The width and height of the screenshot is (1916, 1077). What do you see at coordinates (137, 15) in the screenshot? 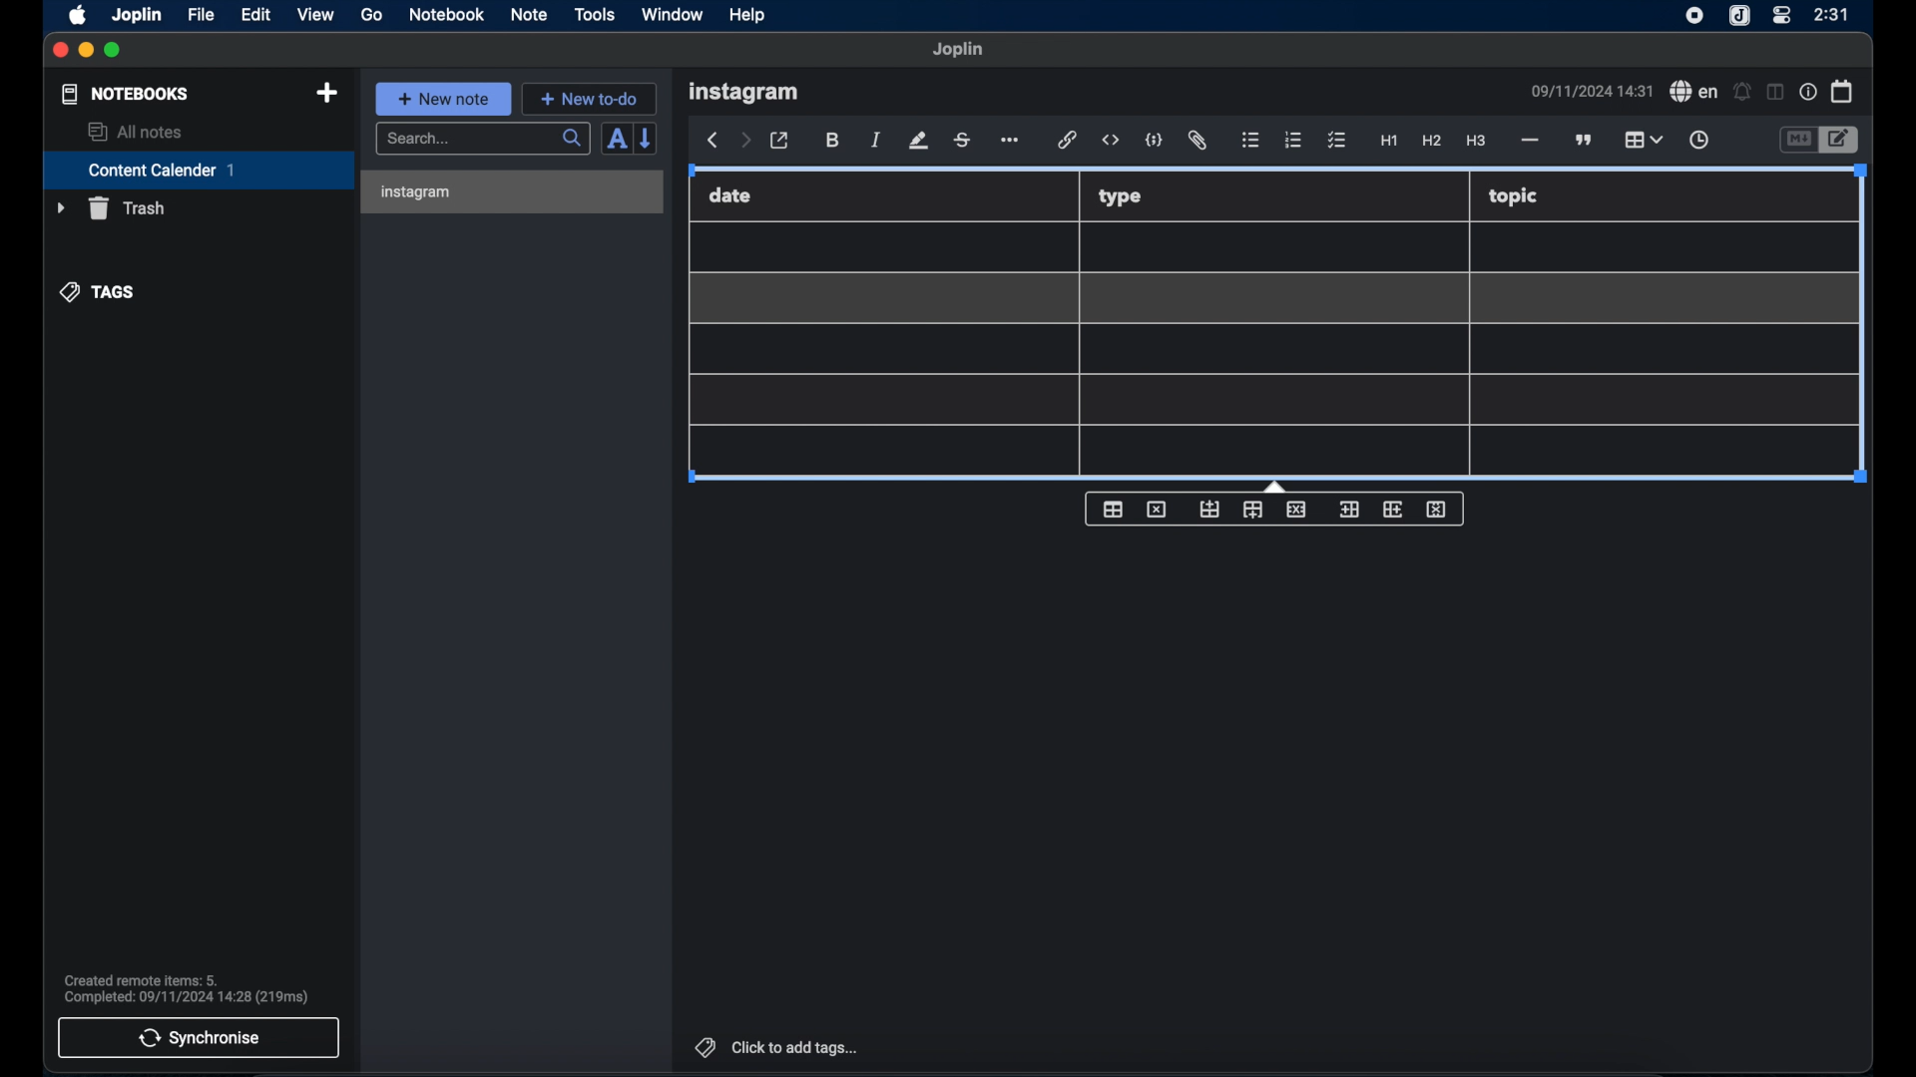
I see `joplin` at bounding box center [137, 15].